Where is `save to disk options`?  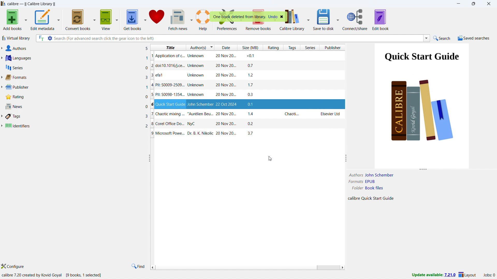 save to disk options is located at coordinates (338, 19).